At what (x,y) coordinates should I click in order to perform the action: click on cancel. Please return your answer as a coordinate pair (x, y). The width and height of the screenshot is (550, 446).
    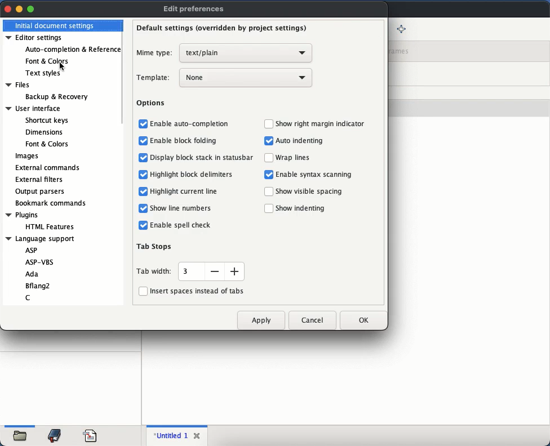
    Looking at the image, I should click on (313, 319).